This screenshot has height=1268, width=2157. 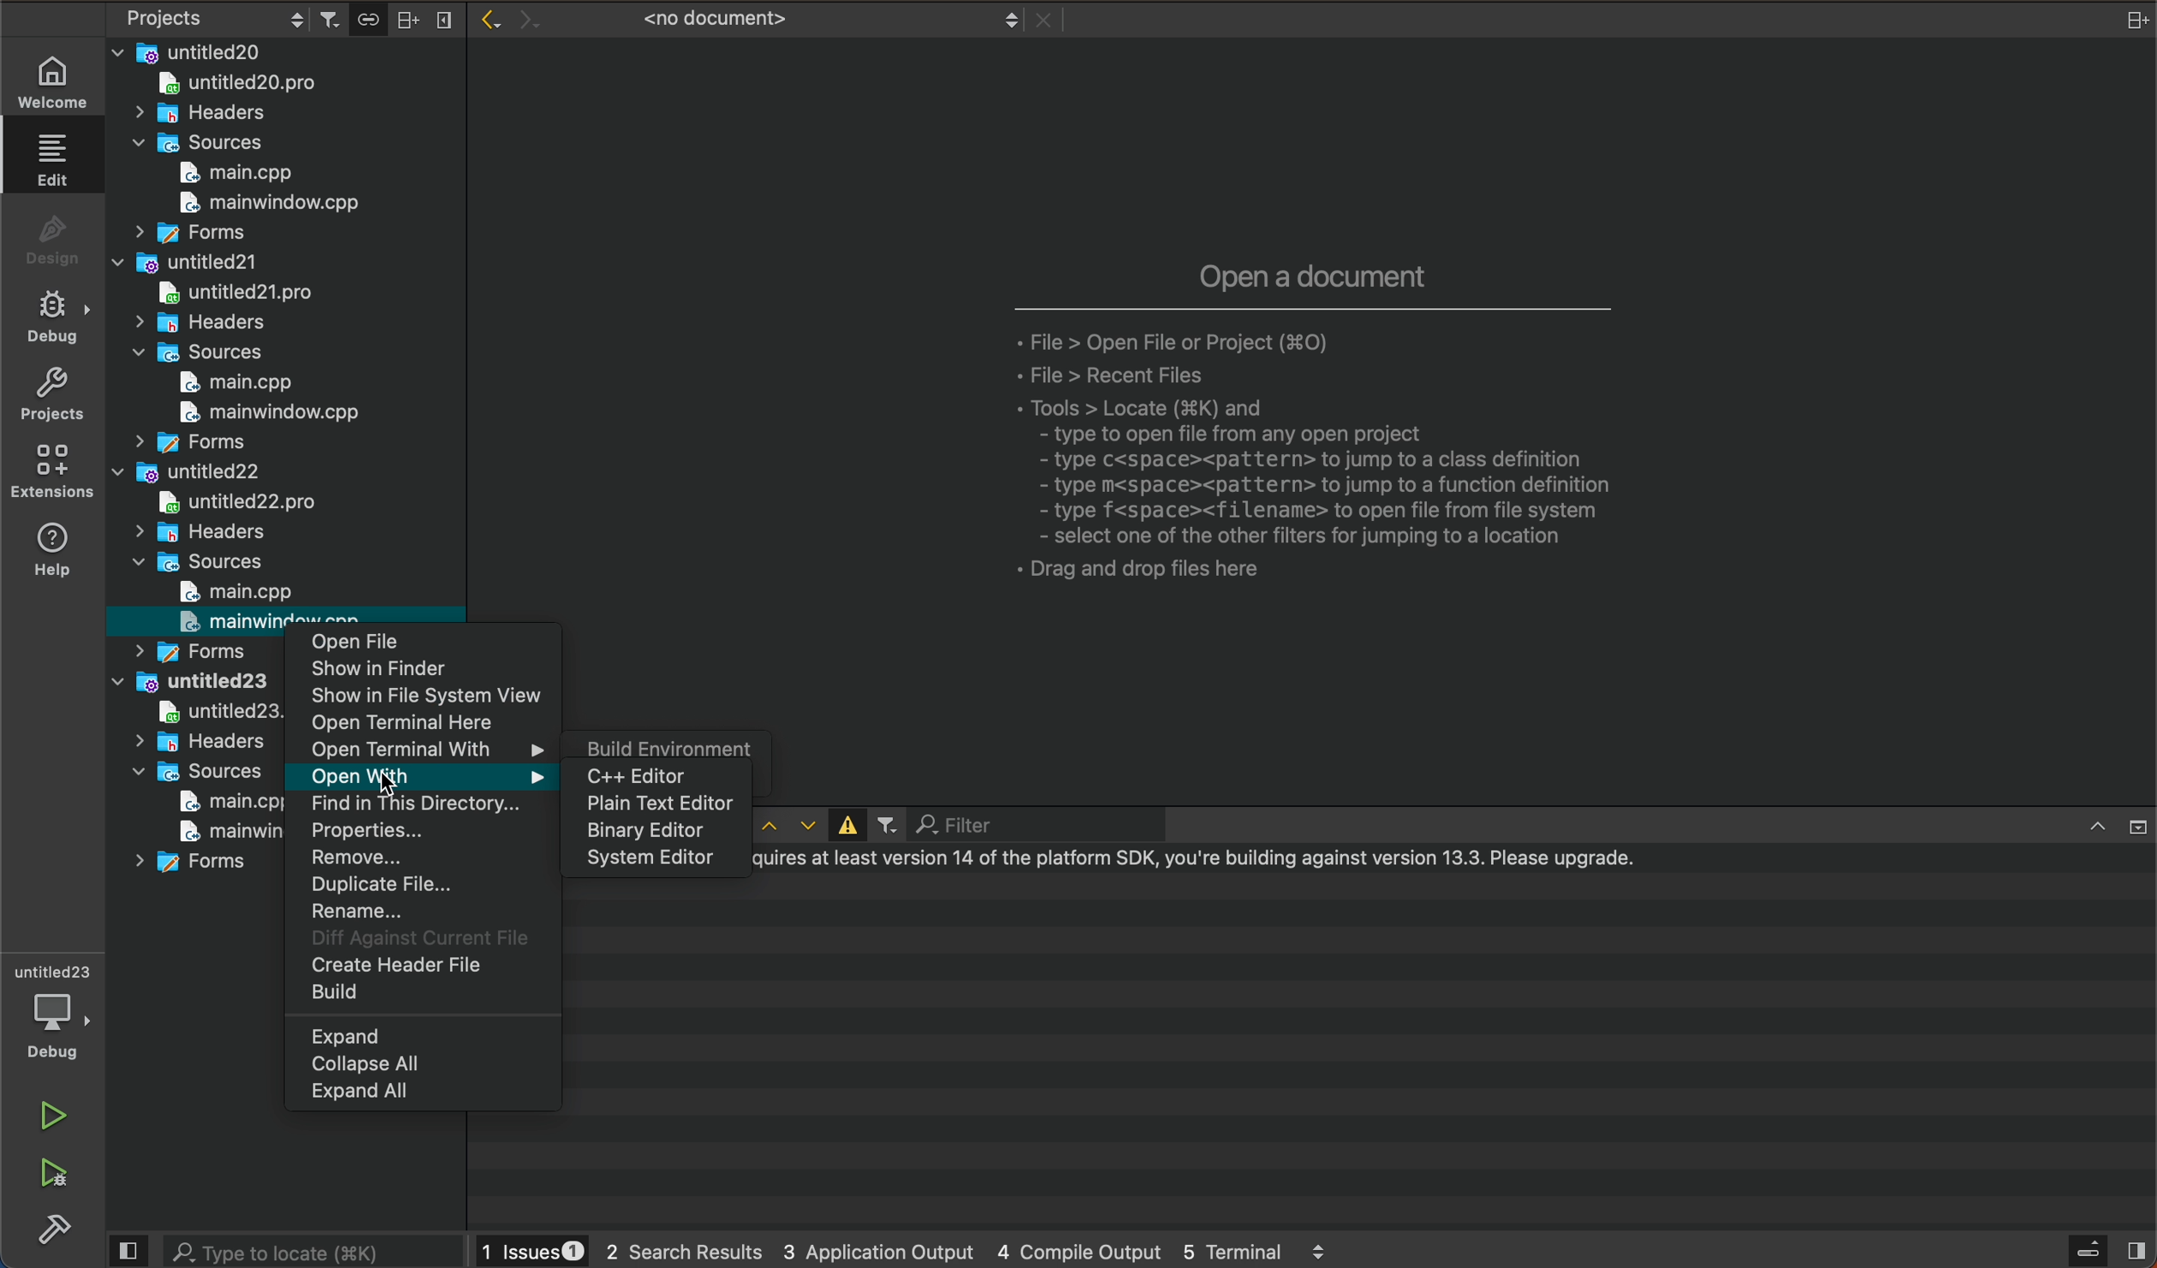 What do you see at coordinates (654, 860) in the screenshot?
I see `system editor` at bounding box center [654, 860].